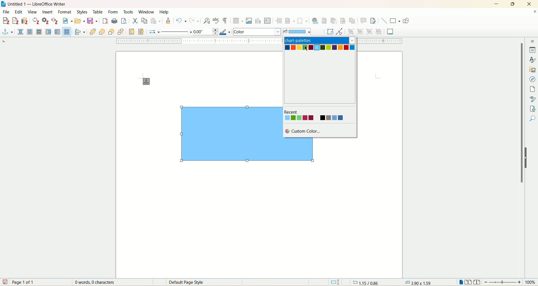 This screenshot has width=538, height=286. Describe the element at coordinates (384, 21) in the screenshot. I see `insert line` at that location.